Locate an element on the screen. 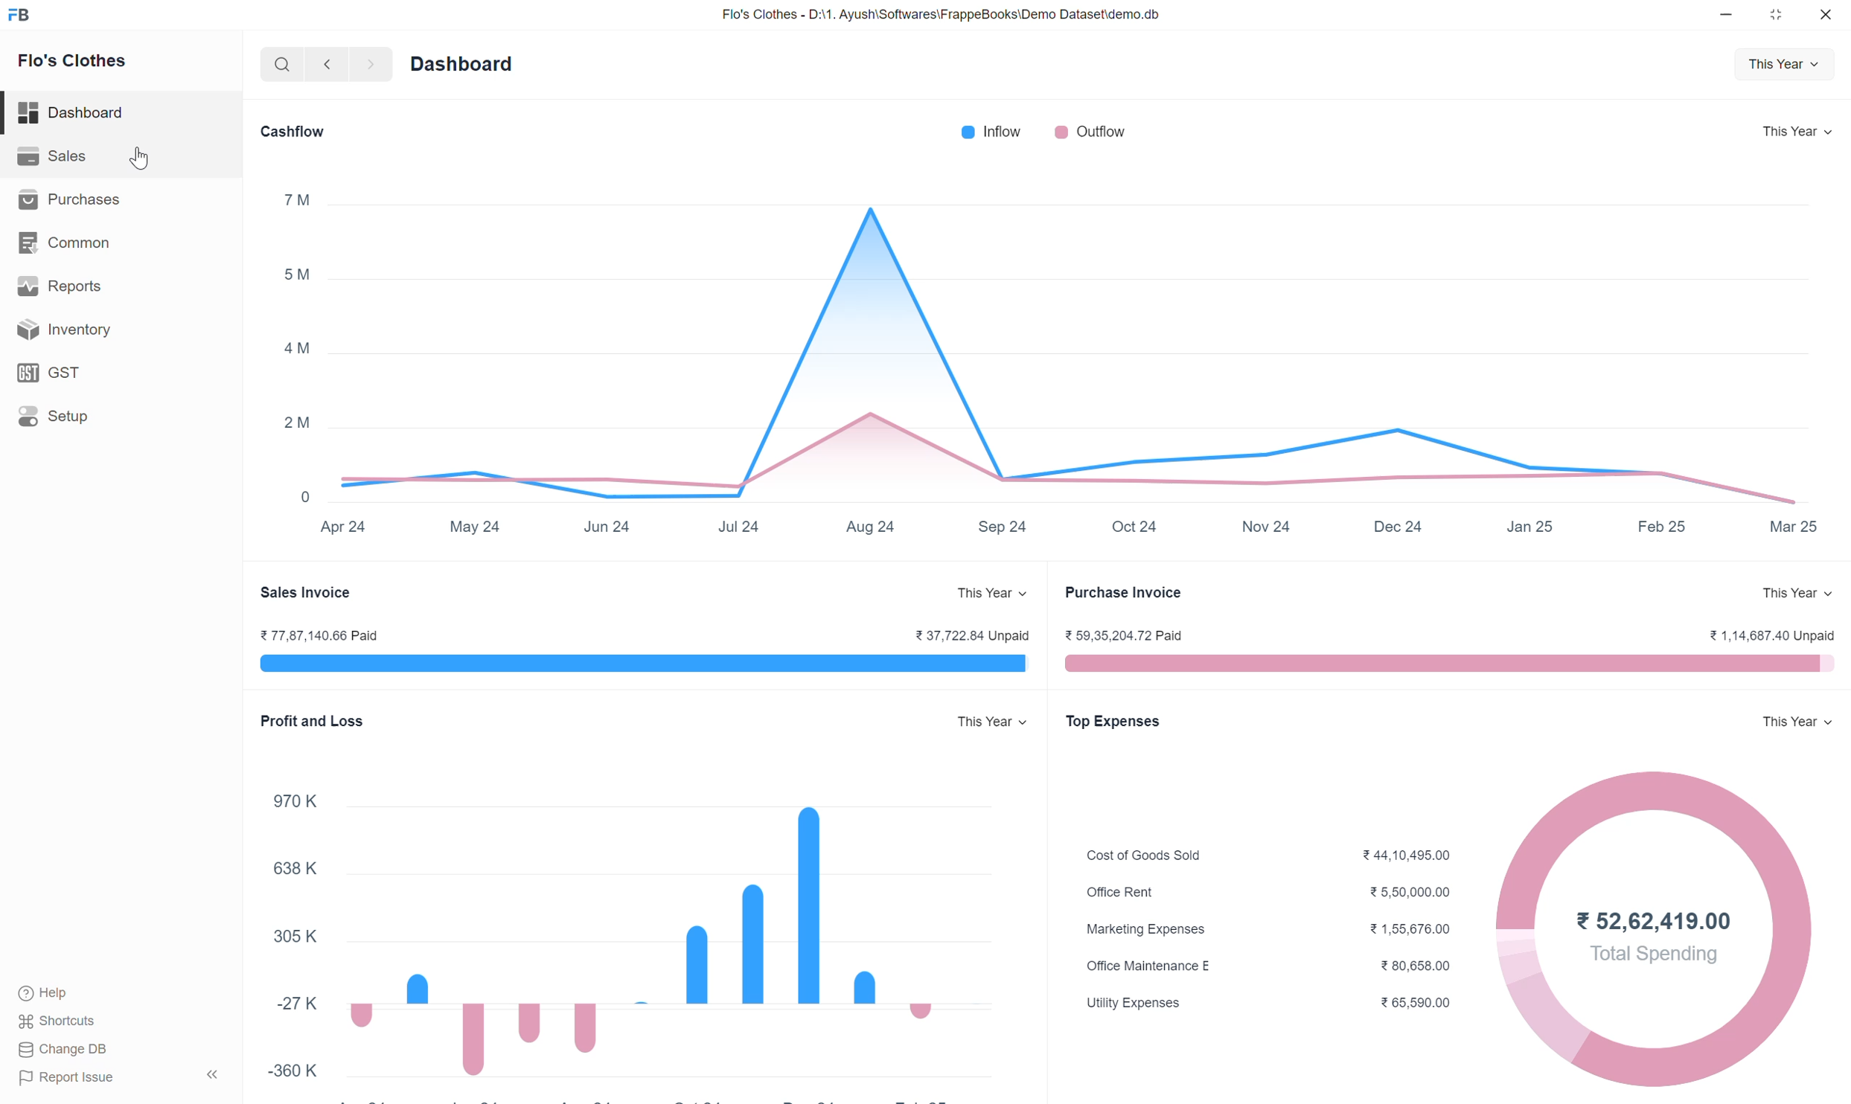  outflow is located at coordinates (1093, 132).